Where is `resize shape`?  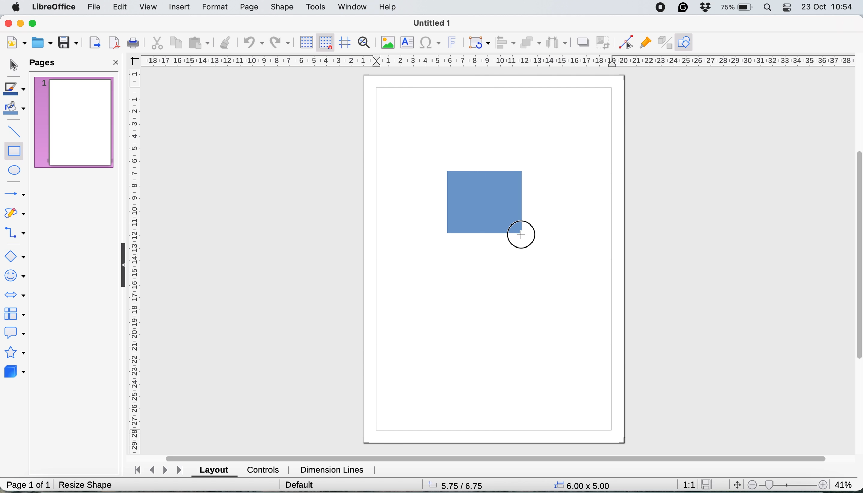 resize shape is located at coordinates (87, 484).